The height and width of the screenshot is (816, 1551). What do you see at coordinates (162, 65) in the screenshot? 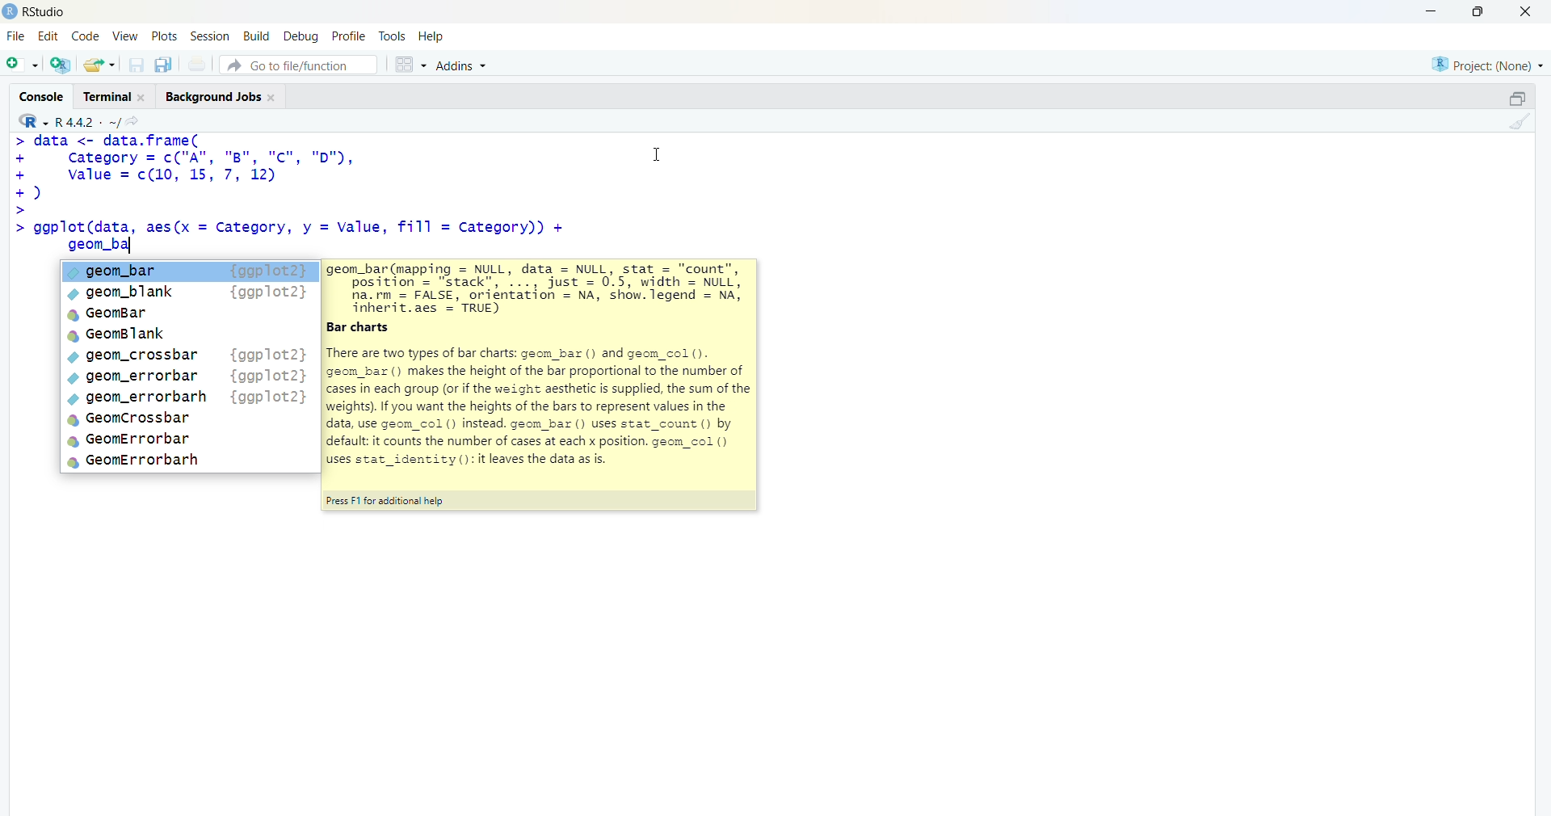
I see `save all open documents` at bounding box center [162, 65].